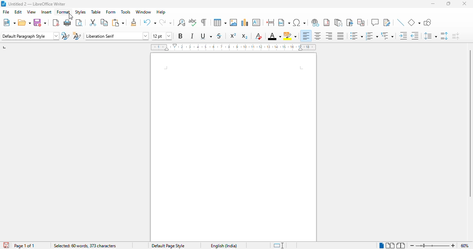 This screenshot has height=249, width=473. Describe the element at coordinates (414, 22) in the screenshot. I see `basic shapes` at that location.